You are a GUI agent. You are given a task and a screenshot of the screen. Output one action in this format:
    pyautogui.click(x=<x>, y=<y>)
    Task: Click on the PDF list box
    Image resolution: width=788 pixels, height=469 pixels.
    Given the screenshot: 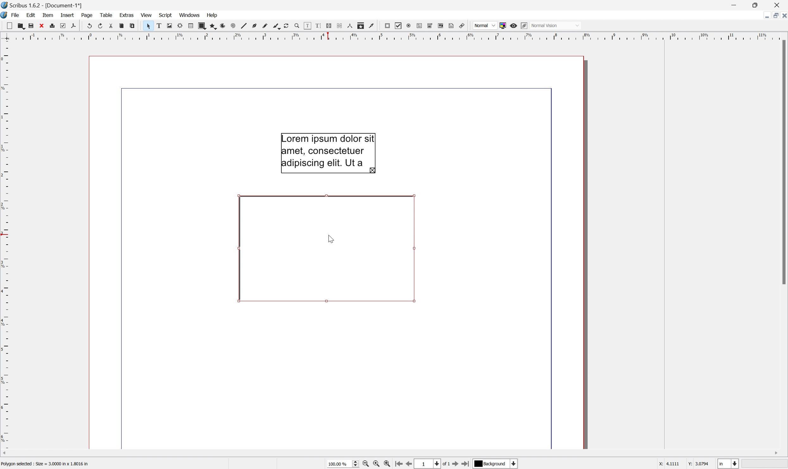 What is the action you would take?
    pyautogui.click(x=441, y=26)
    